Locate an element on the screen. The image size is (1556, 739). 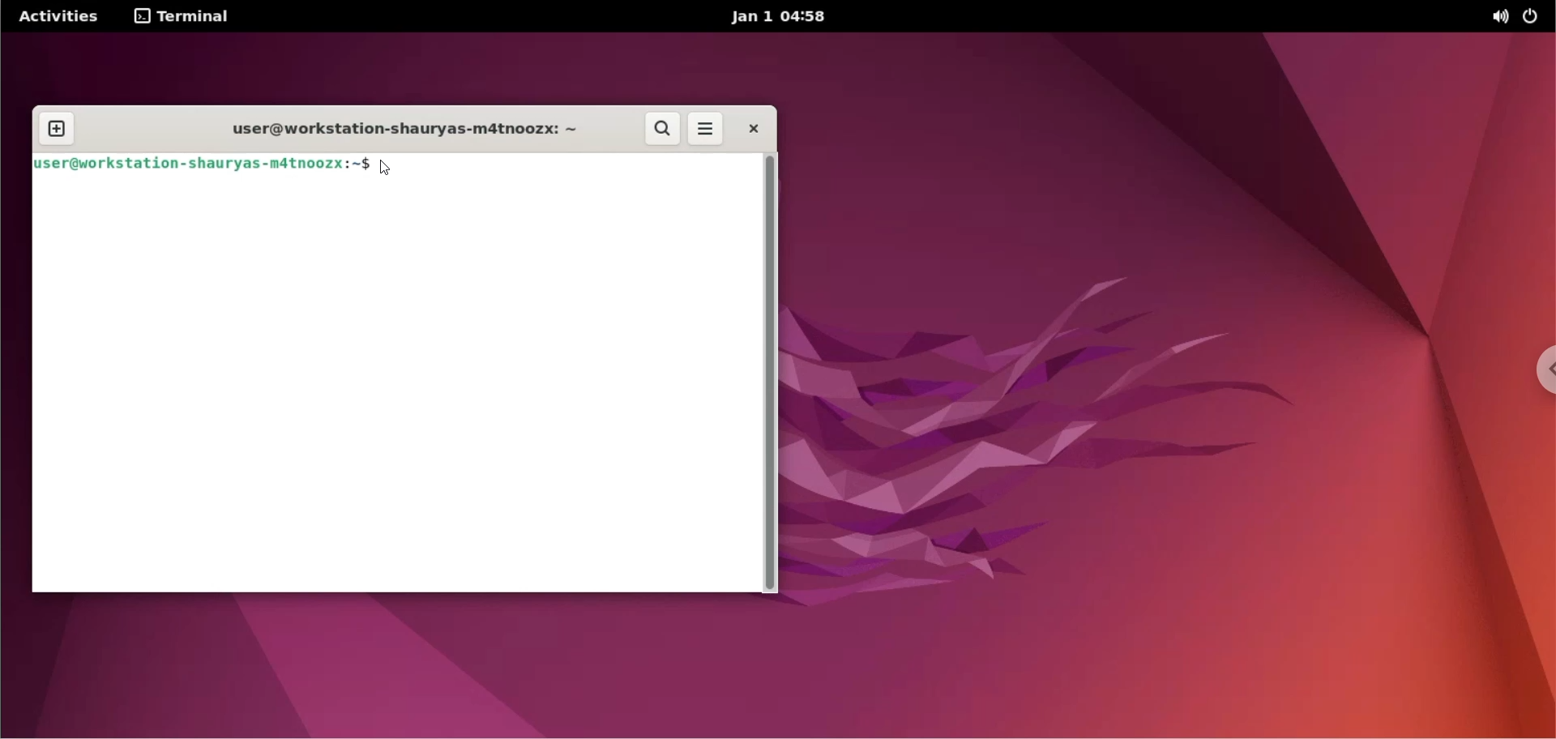
cursor is located at coordinates (390, 167).